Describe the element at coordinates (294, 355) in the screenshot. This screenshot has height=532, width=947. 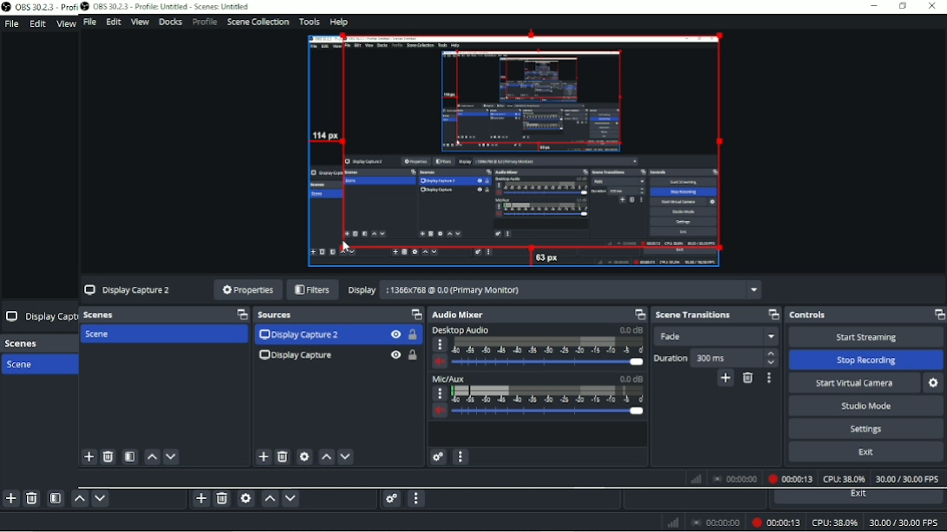
I see `Display Capture` at that location.